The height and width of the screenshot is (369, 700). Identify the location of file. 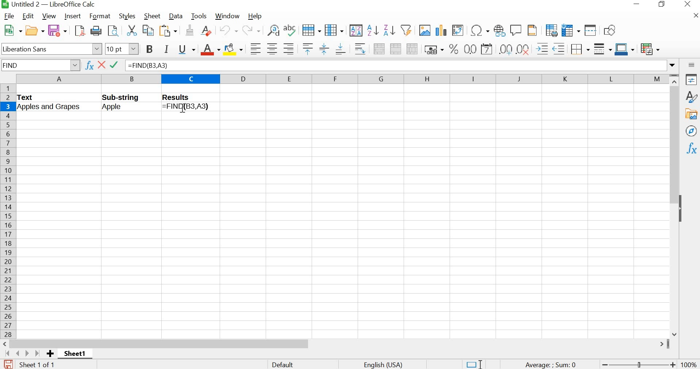
(8, 16).